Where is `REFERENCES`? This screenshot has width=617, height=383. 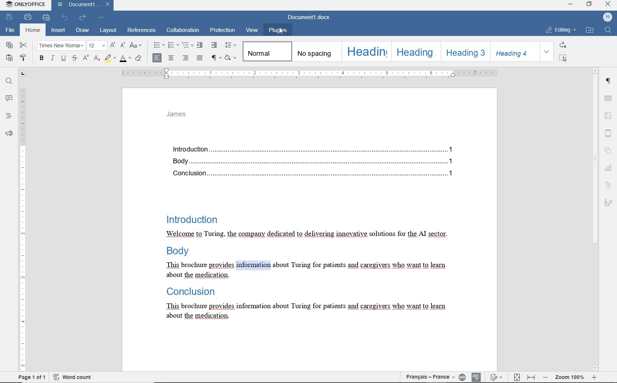 REFERENCES is located at coordinates (142, 31).